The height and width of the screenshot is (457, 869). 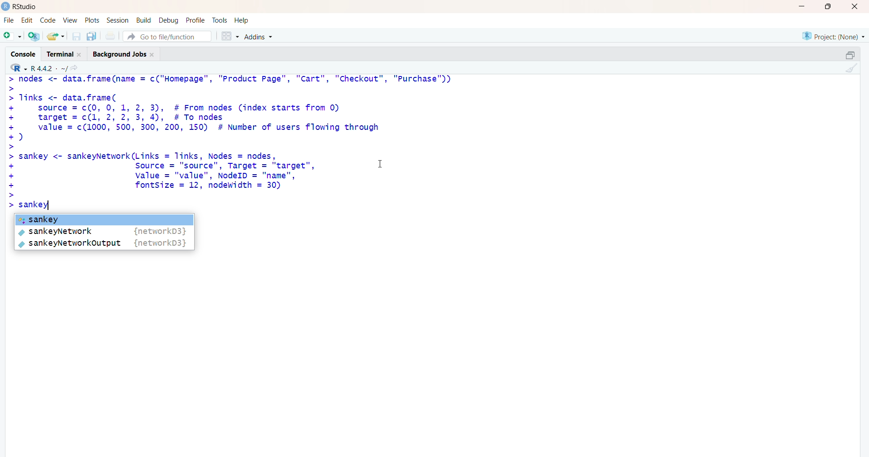 What do you see at coordinates (111, 36) in the screenshot?
I see `file` at bounding box center [111, 36].